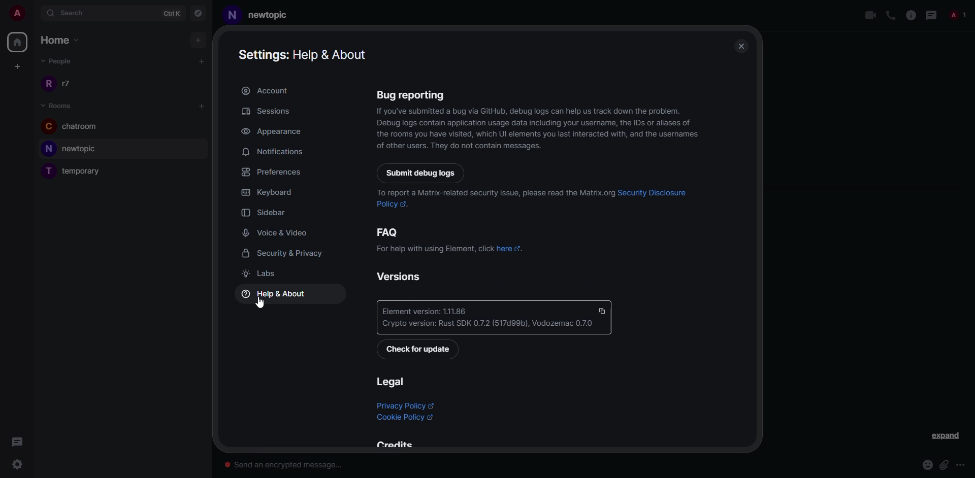  I want to click on security, so click(284, 254).